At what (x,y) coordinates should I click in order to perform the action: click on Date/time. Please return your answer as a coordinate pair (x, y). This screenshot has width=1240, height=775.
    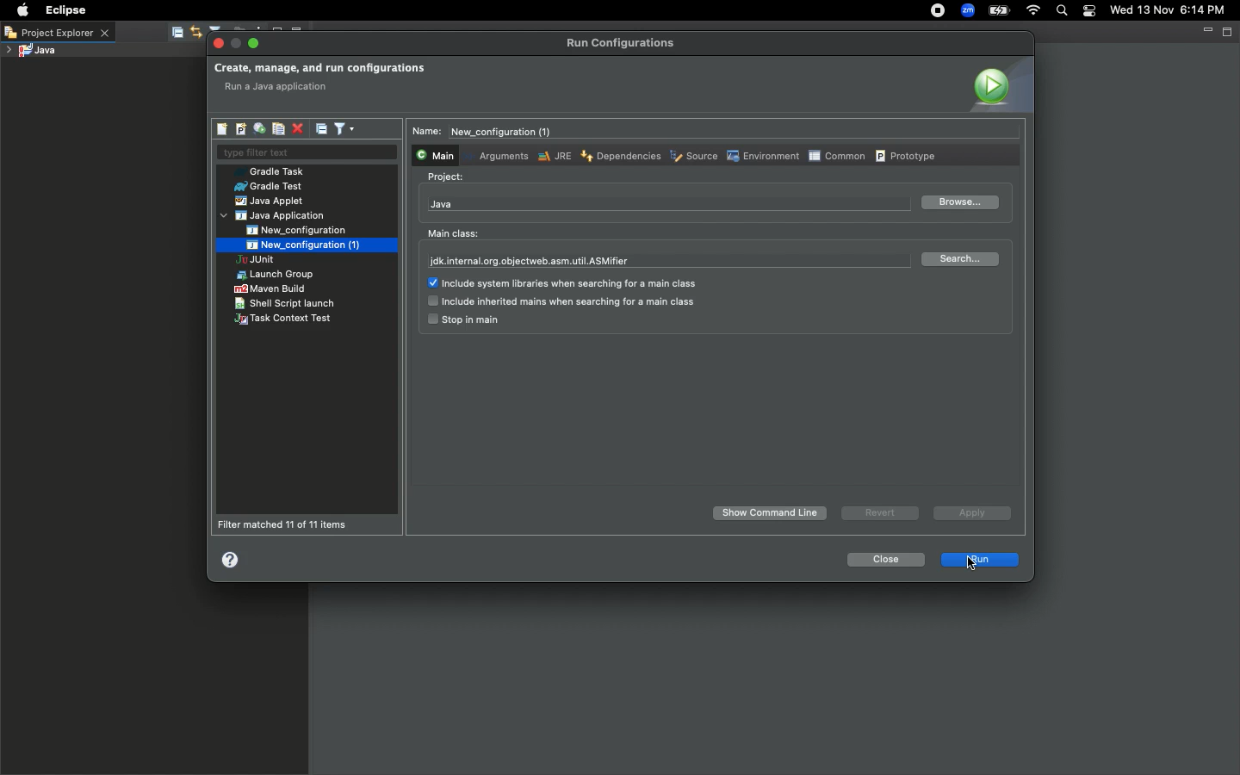
    Looking at the image, I should click on (1175, 9).